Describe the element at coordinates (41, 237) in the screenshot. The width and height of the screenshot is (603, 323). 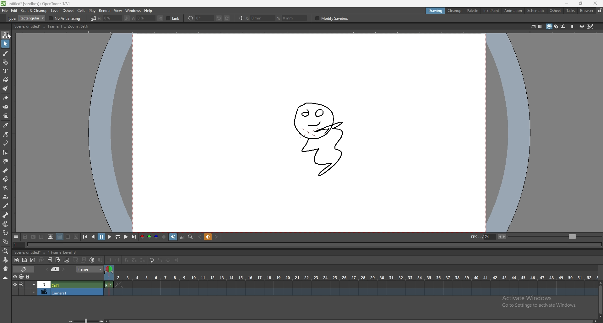
I see `compare to snapshot` at that location.